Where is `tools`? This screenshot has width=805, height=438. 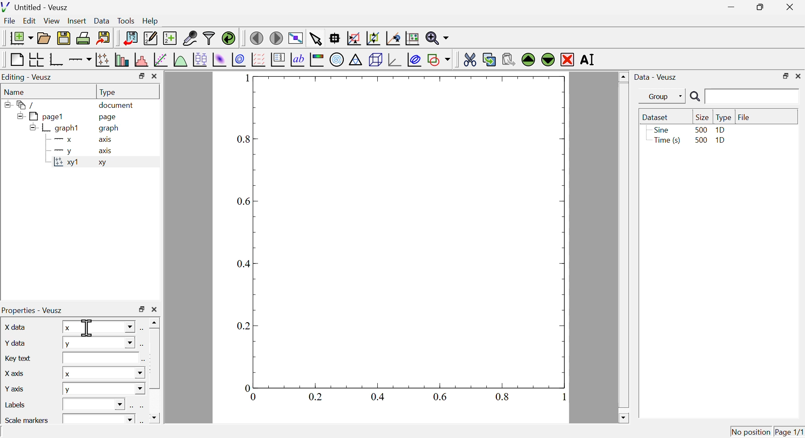 tools is located at coordinates (127, 20).